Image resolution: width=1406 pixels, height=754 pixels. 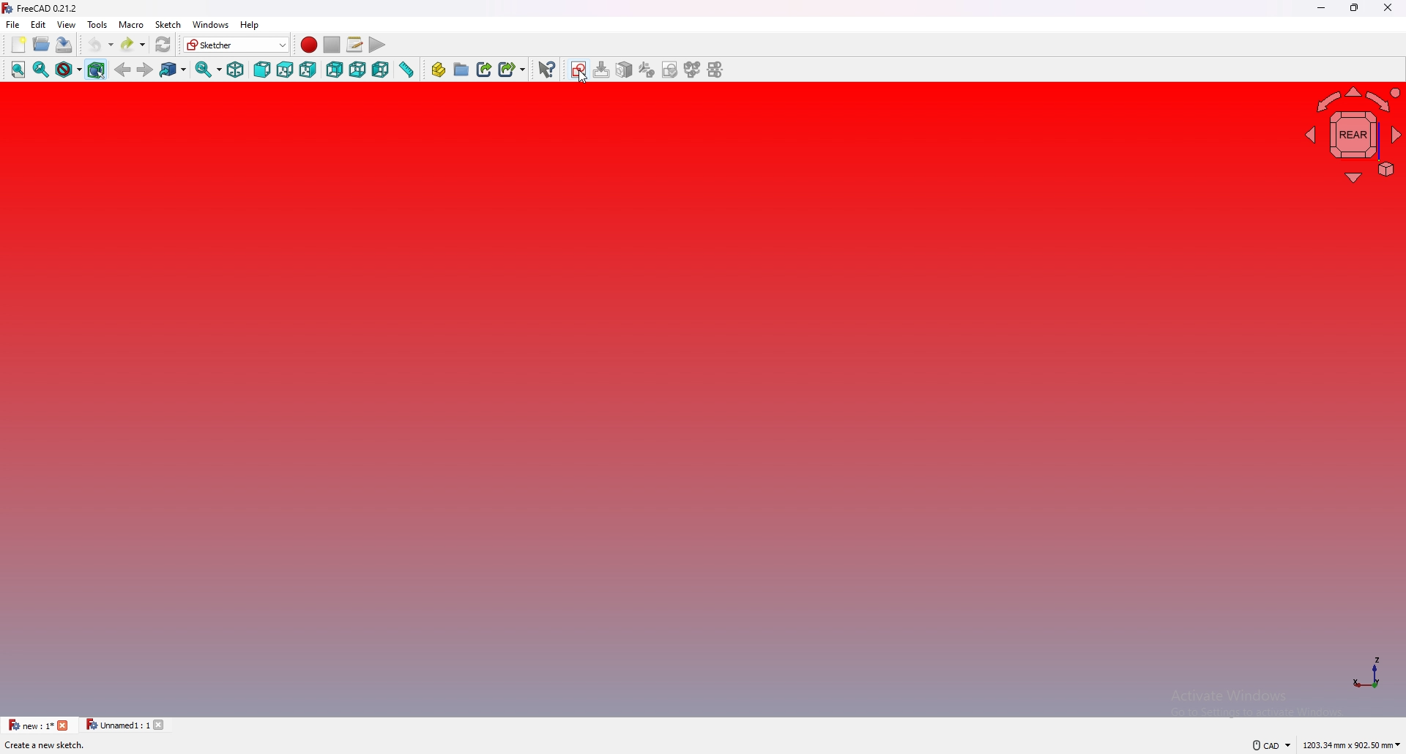 What do you see at coordinates (97, 68) in the screenshot?
I see `bounding object` at bounding box center [97, 68].